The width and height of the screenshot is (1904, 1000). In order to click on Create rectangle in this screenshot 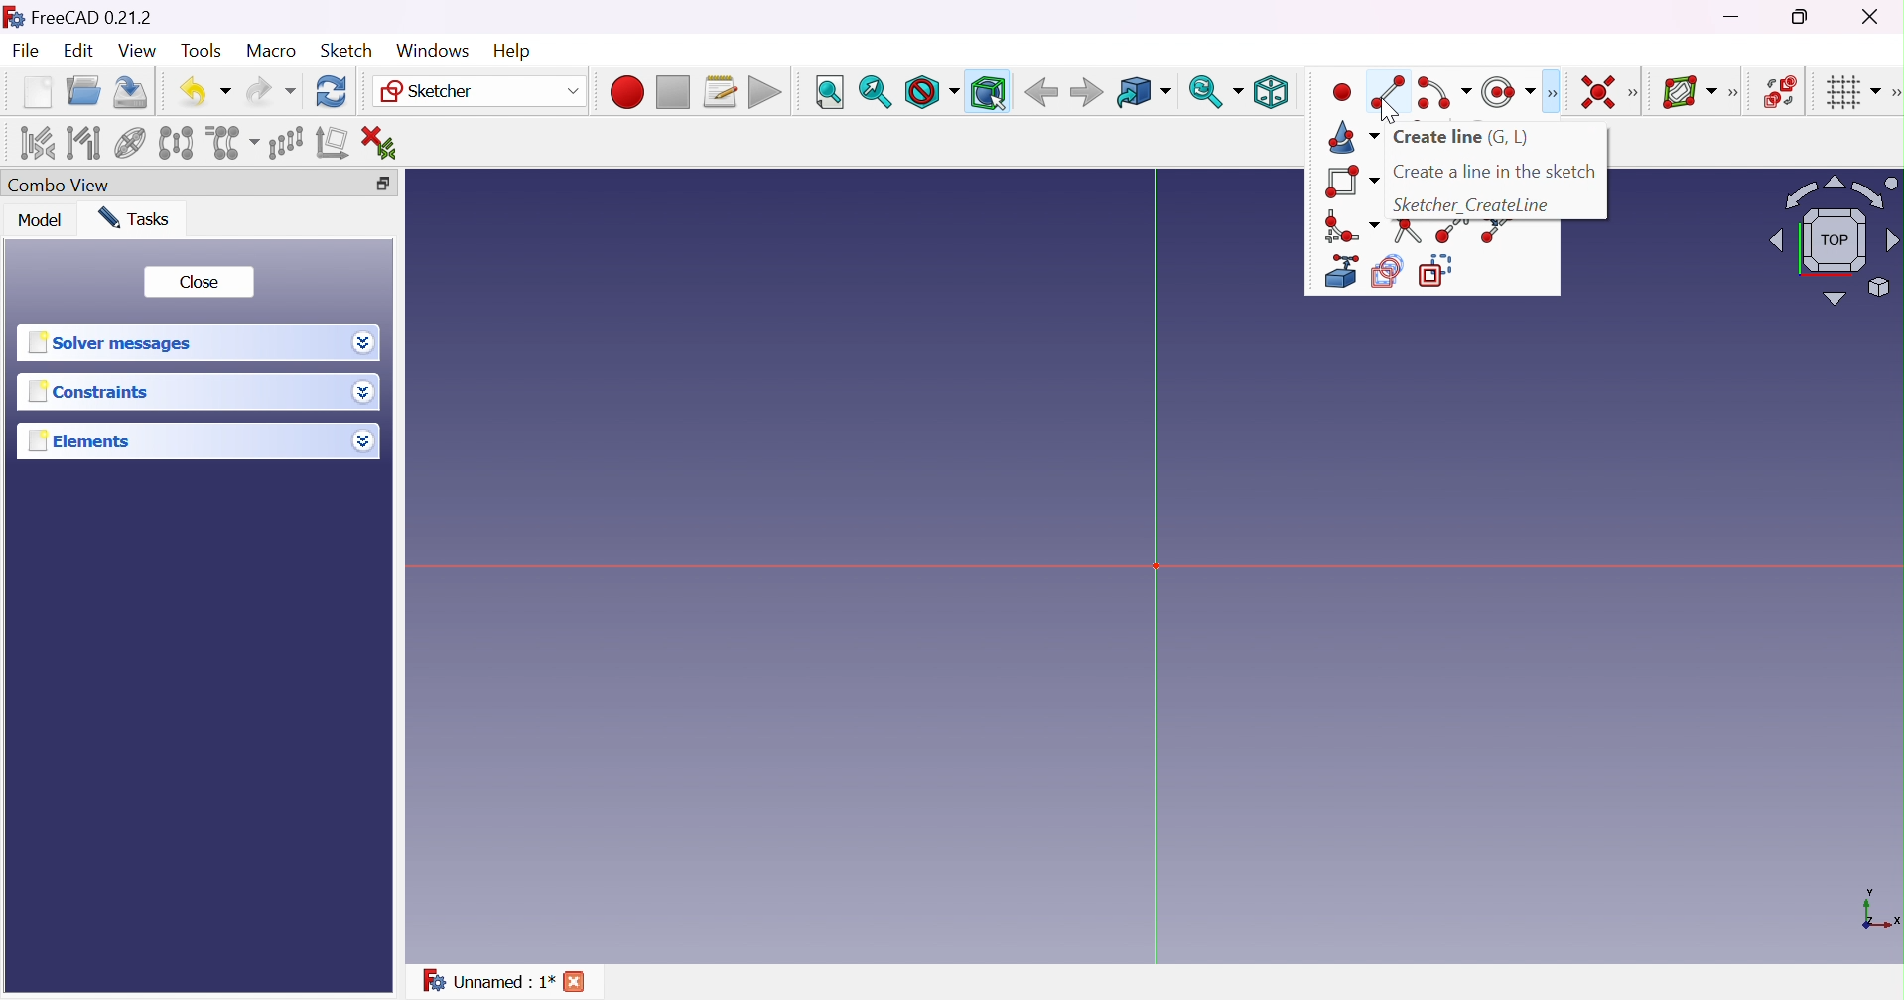, I will do `click(1351, 183)`.